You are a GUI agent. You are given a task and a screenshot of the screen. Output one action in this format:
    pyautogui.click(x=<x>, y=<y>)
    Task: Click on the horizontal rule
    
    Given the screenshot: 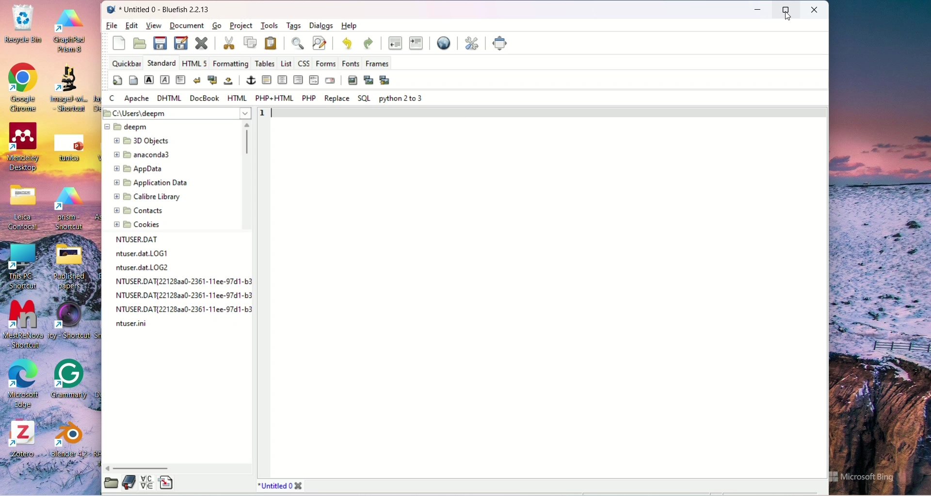 What is the action you would take?
    pyautogui.click(x=266, y=80)
    